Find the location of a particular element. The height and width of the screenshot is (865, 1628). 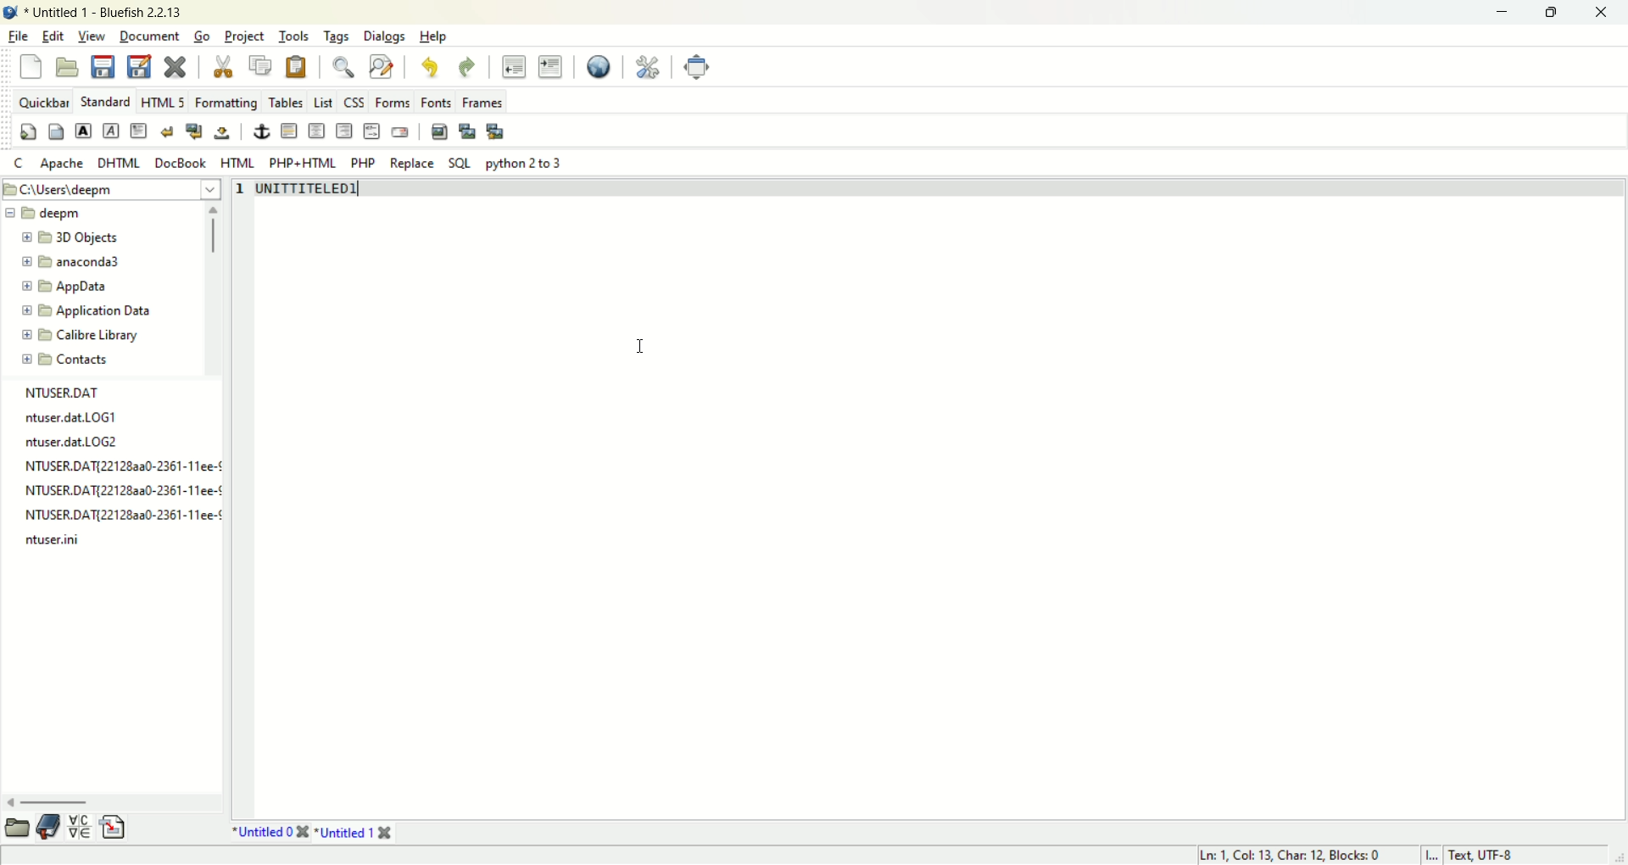

quickbar is located at coordinates (42, 102).